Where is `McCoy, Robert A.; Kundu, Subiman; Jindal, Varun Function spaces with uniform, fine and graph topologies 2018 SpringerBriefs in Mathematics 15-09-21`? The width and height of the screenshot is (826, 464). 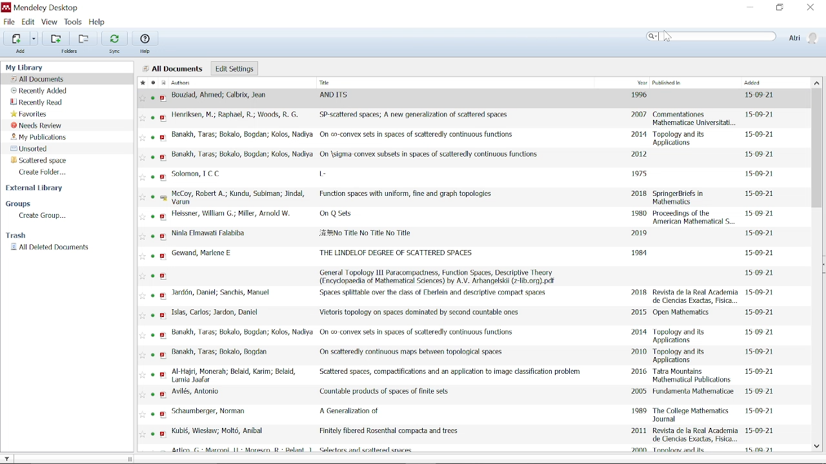
McCoy, Robert A.; Kundu, Subiman; Jindal, Varun Function spaces with uniform, fine and graph topologies 2018 SpringerBriefs in Mathematics 15-09-21 is located at coordinates (469, 197).